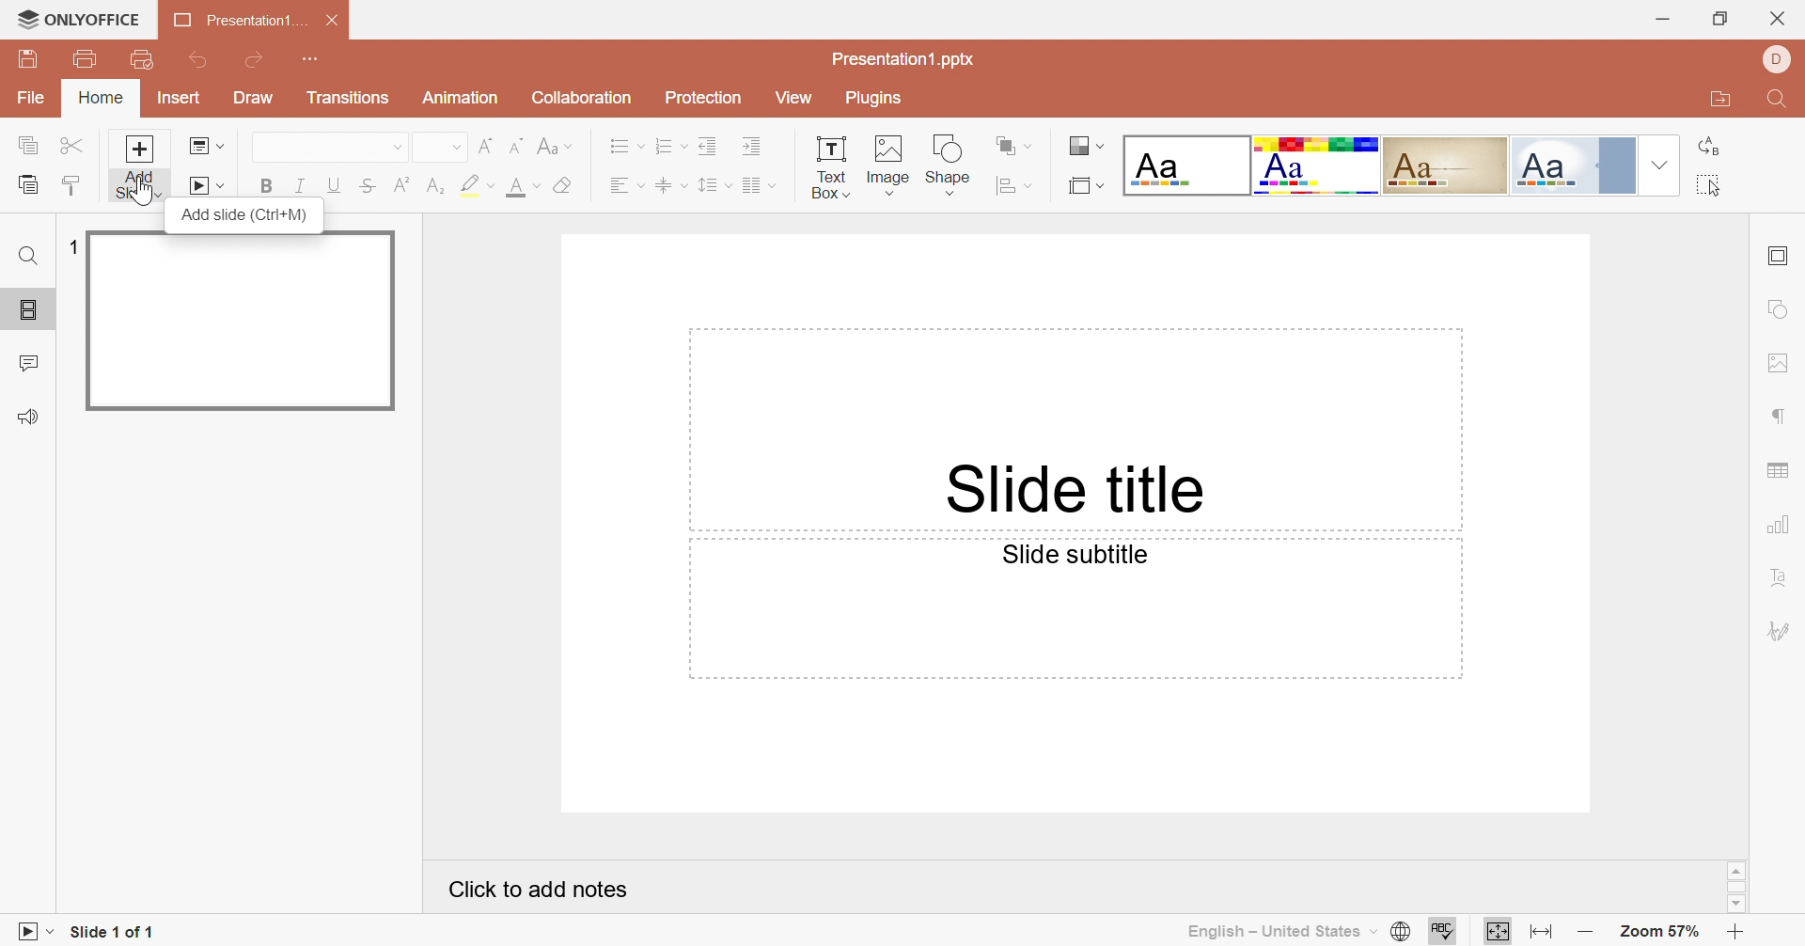 This screenshot has width=1805, height=946. What do you see at coordinates (1777, 473) in the screenshot?
I see `Table settings` at bounding box center [1777, 473].